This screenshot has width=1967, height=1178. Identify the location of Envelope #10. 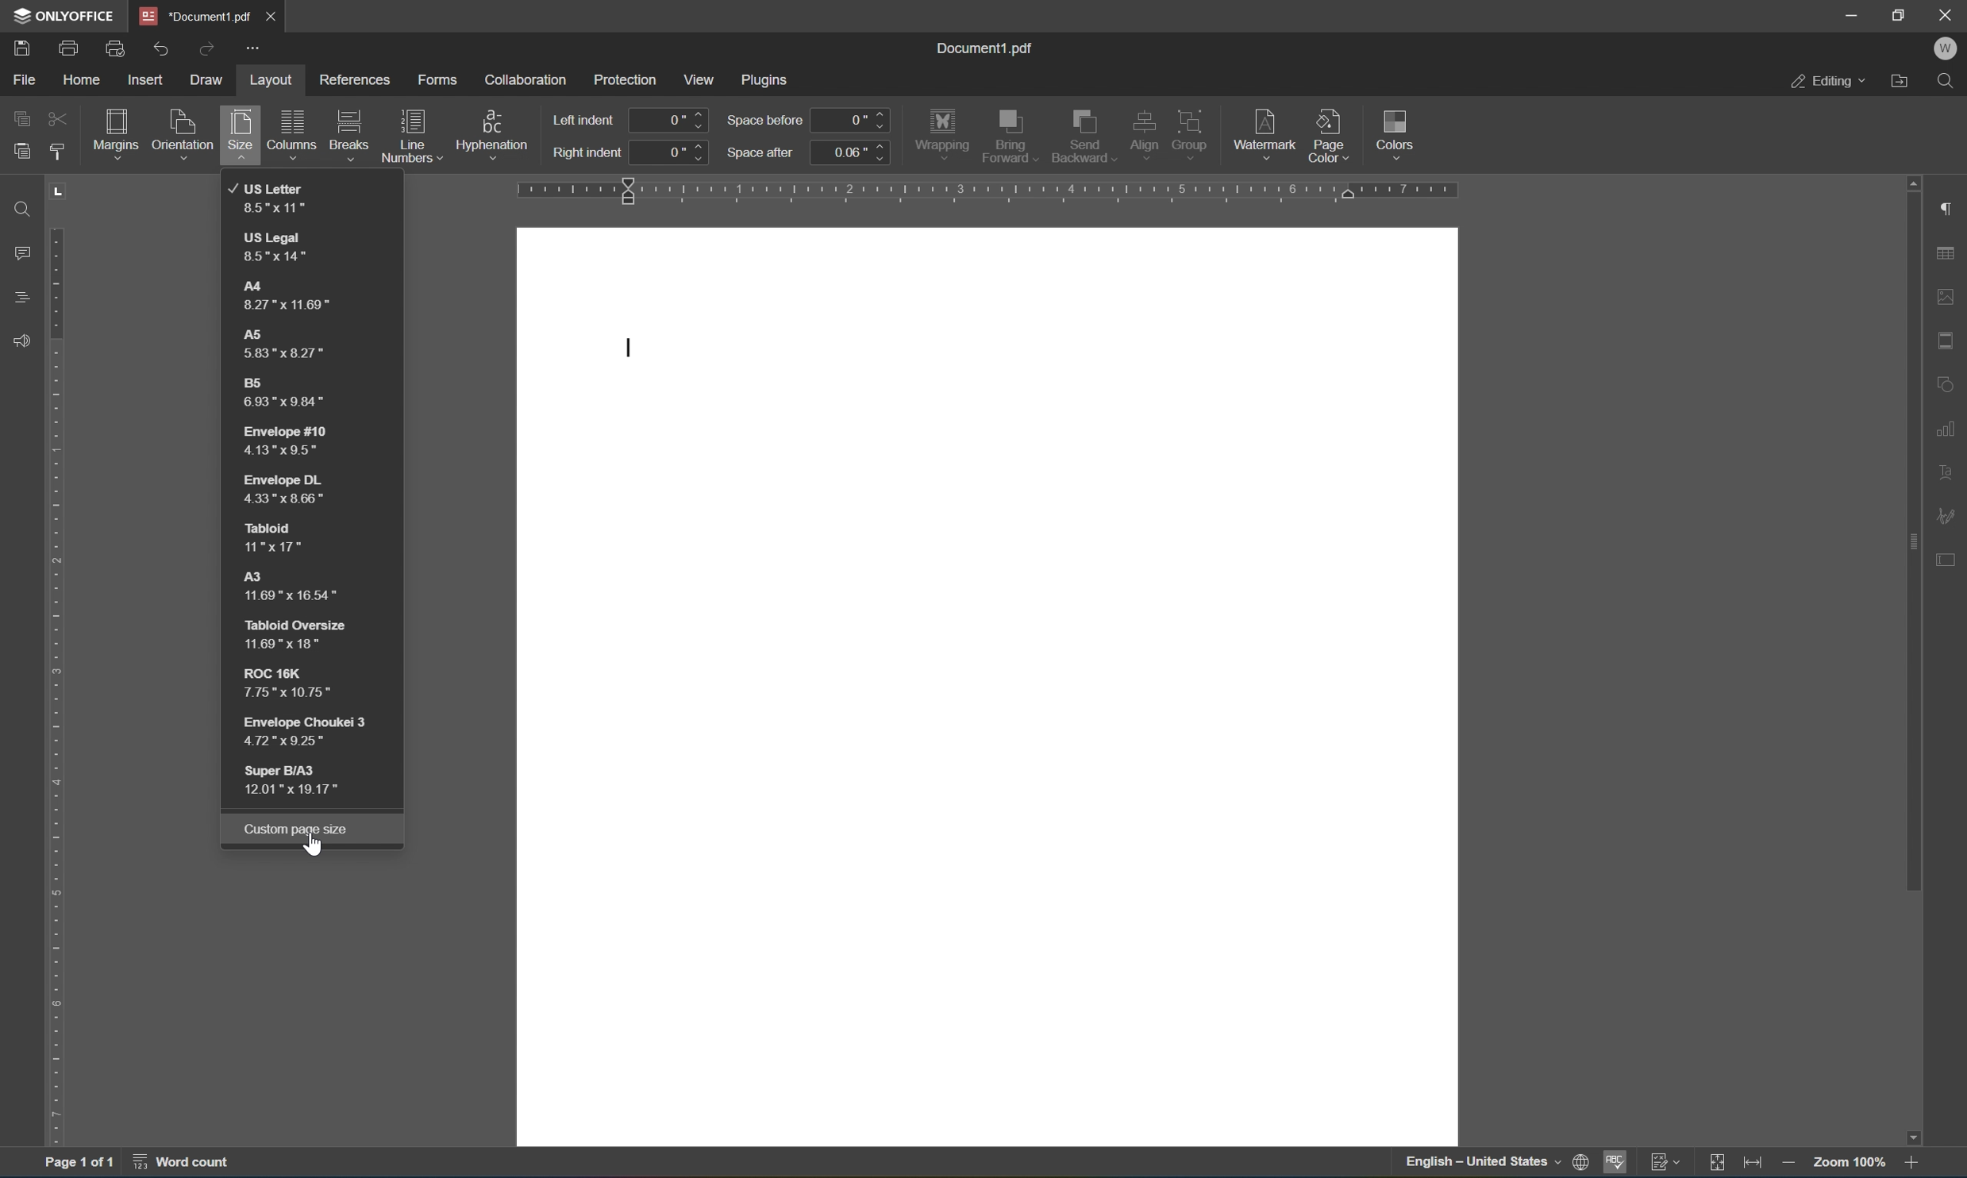
(280, 445).